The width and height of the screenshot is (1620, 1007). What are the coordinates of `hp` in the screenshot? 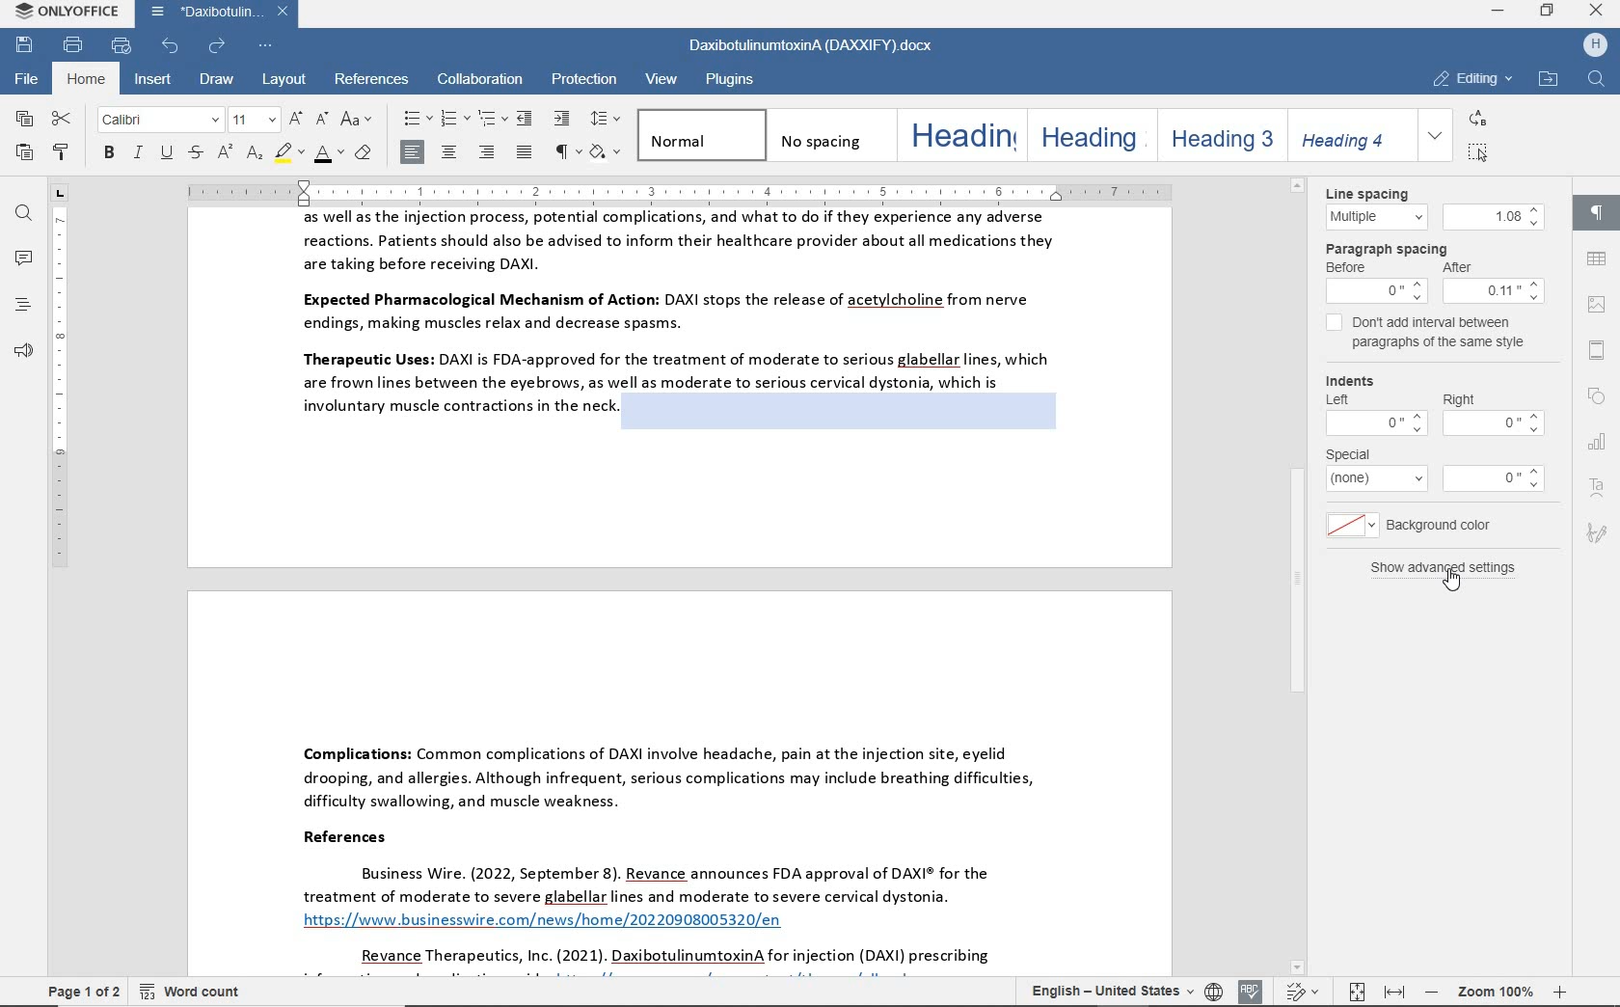 It's located at (1591, 46).